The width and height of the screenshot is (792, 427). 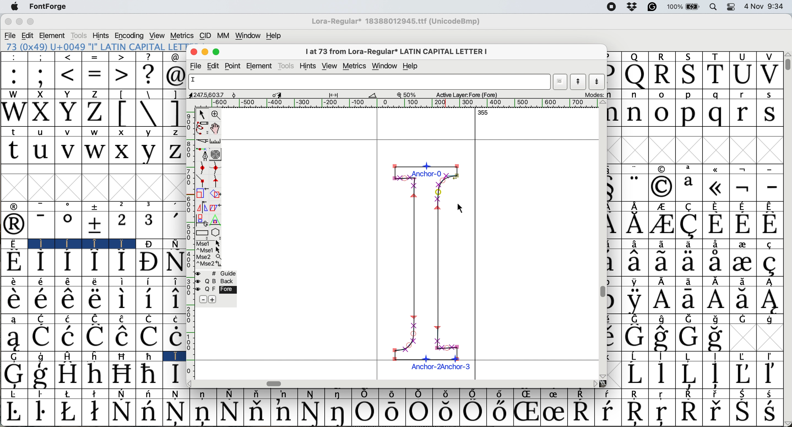 I want to click on =, so click(x=96, y=57).